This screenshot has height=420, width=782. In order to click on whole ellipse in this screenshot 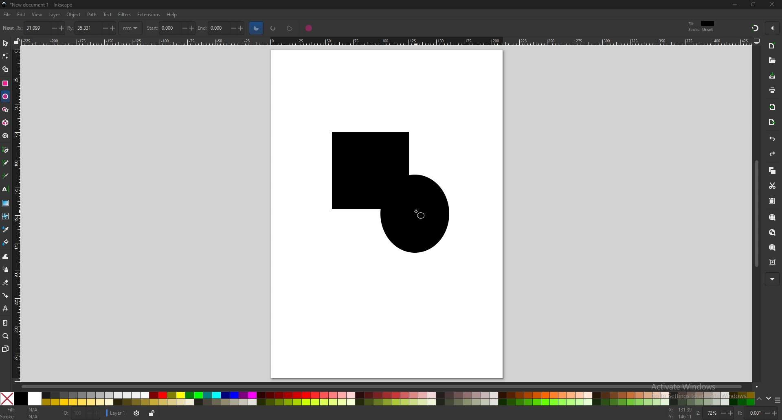, I will do `click(310, 28)`.